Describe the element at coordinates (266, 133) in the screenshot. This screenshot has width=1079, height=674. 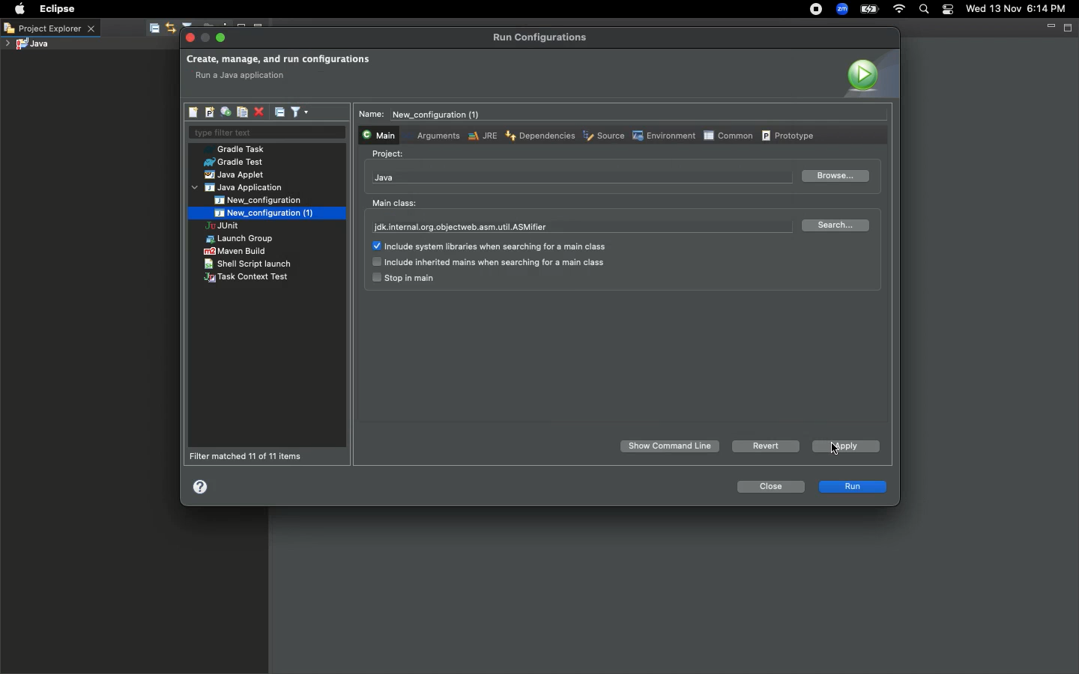
I see `Type filter text` at that location.